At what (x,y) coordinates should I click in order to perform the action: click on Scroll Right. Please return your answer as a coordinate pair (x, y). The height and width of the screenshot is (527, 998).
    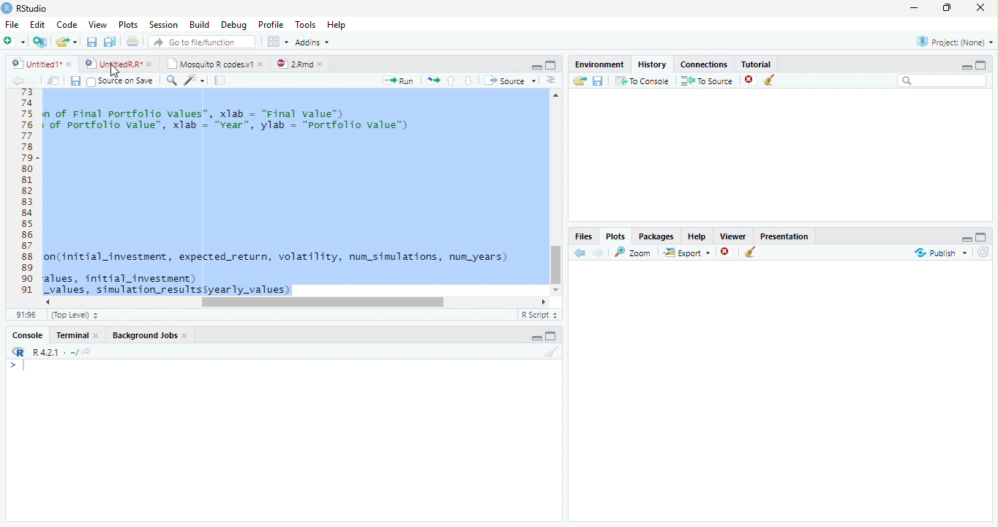
    Looking at the image, I should click on (544, 301).